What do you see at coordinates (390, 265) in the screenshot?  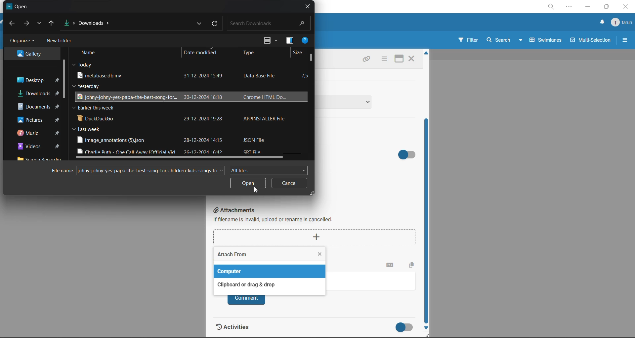 I see `markdown` at bounding box center [390, 265].